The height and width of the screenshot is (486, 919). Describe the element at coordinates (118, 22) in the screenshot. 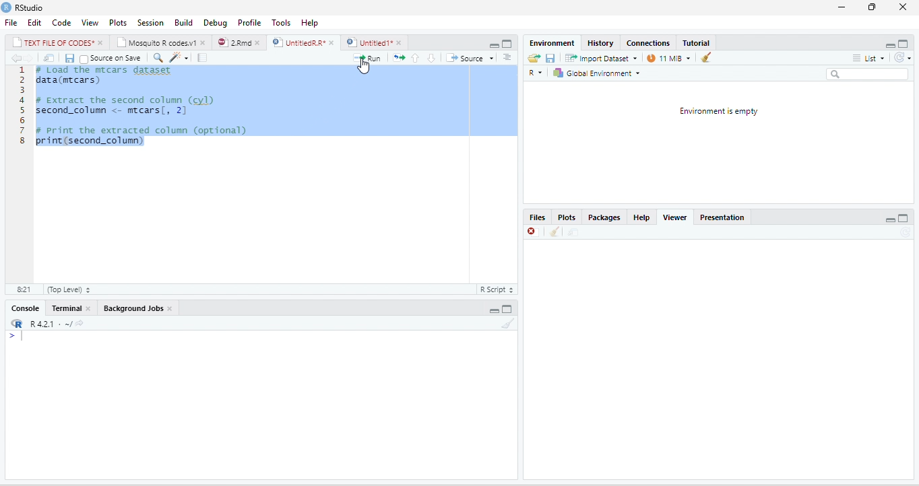

I see `Plots` at that location.